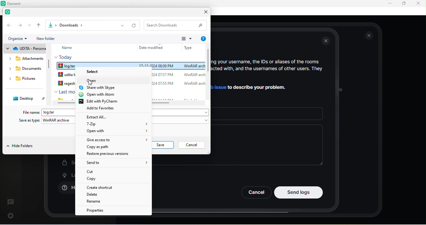  I want to click on forward, so click(20, 25).